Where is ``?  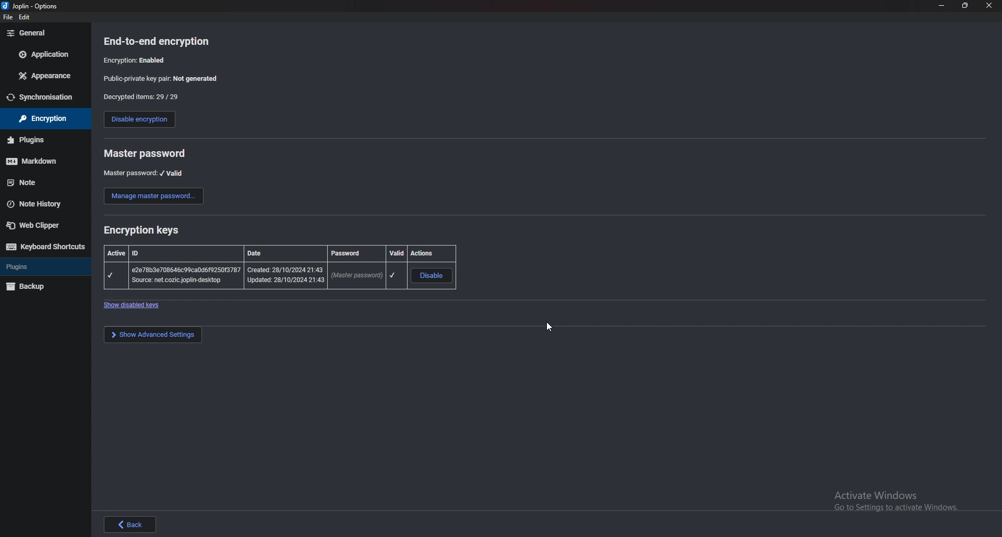
 is located at coordinates (37, 227).